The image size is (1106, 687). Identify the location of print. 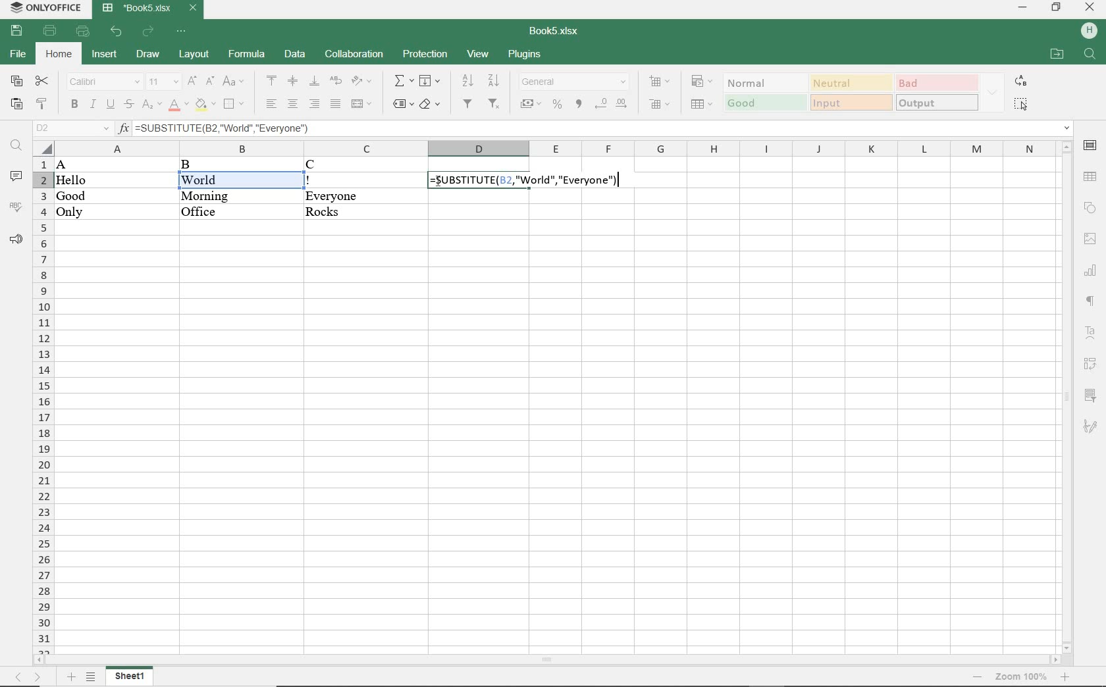
(51, 30).